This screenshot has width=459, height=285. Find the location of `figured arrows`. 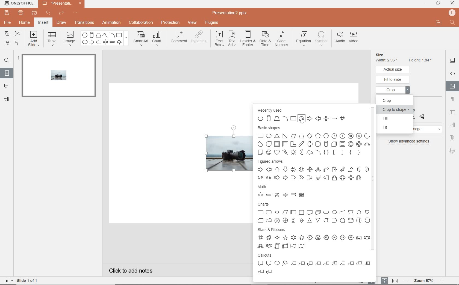

figured arrows is located at coordinates (313, 171).